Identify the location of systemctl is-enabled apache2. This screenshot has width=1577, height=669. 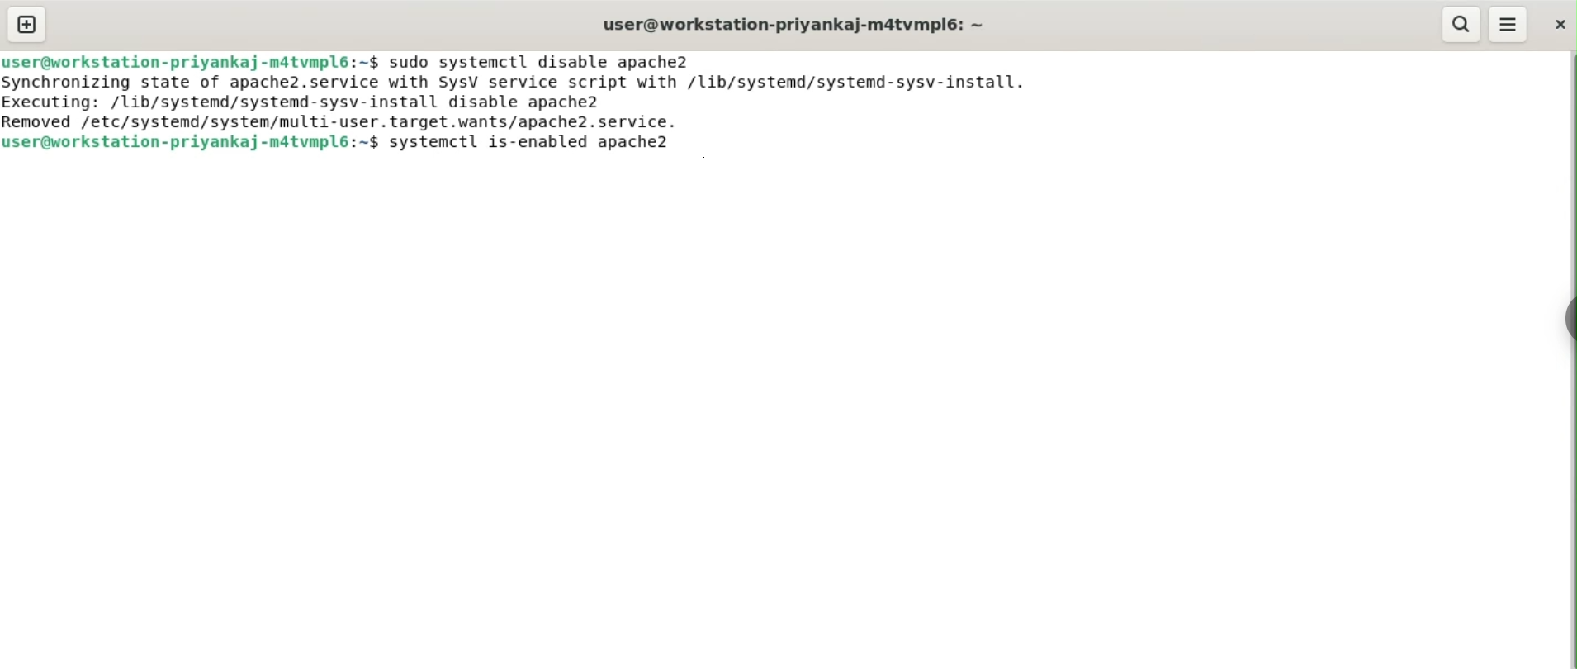
(544, 145).